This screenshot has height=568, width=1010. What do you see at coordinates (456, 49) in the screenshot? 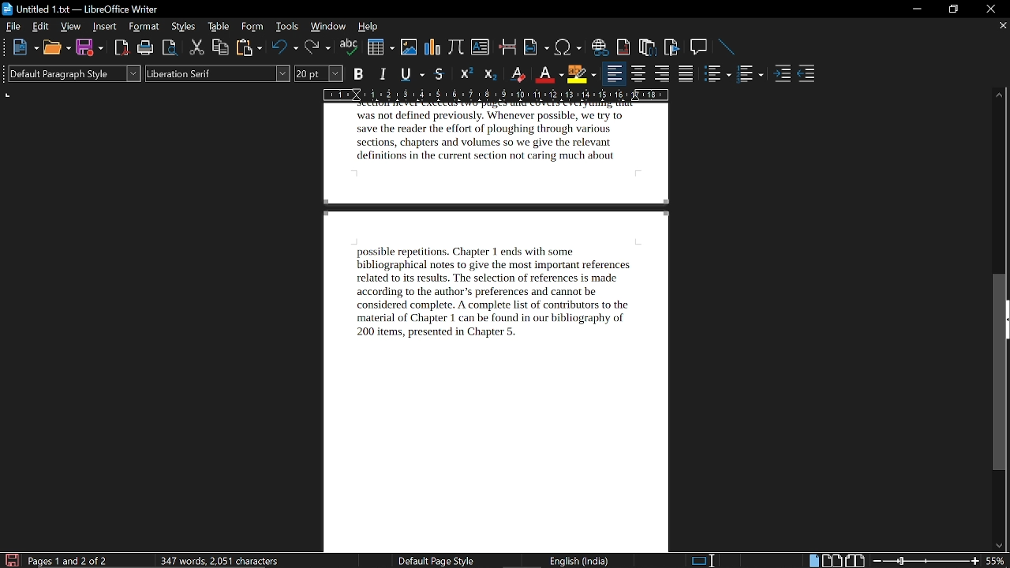
I see `insert formula` at bounding box center [456, 49].